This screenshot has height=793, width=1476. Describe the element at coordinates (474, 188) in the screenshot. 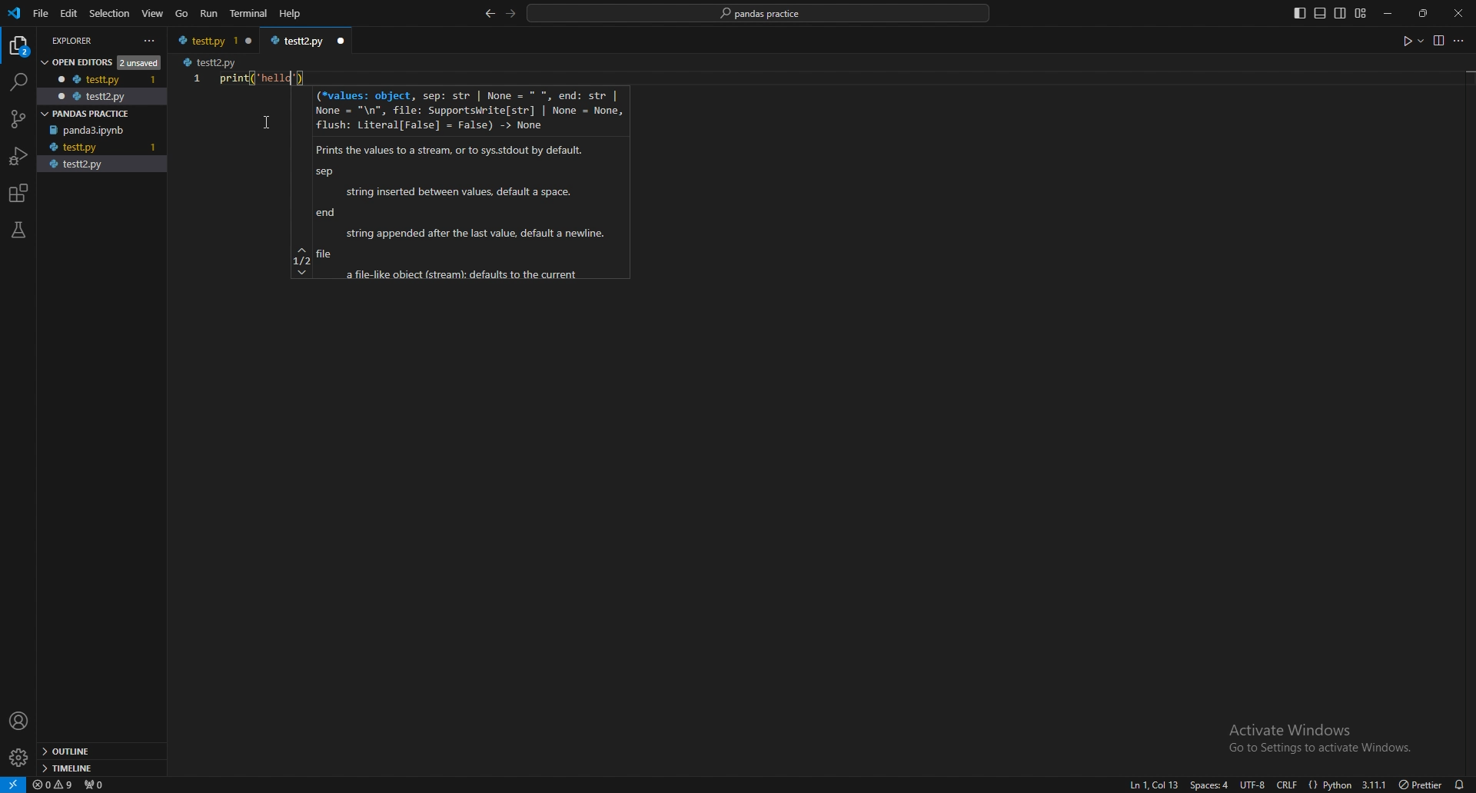

I see `(*values: object, sep: str | None = * *, end: str |
None = "\n", file: Supportskrite[str] | None = None,
flush: Literal[False] = False) -> None
Prints the values to a stream, or to syssstdout by default.
sep
string inserted between values, default a space.
end
string appended after the last value, default a newine.
file
a file-fike obiect (stream: defaults to the current` at that location.